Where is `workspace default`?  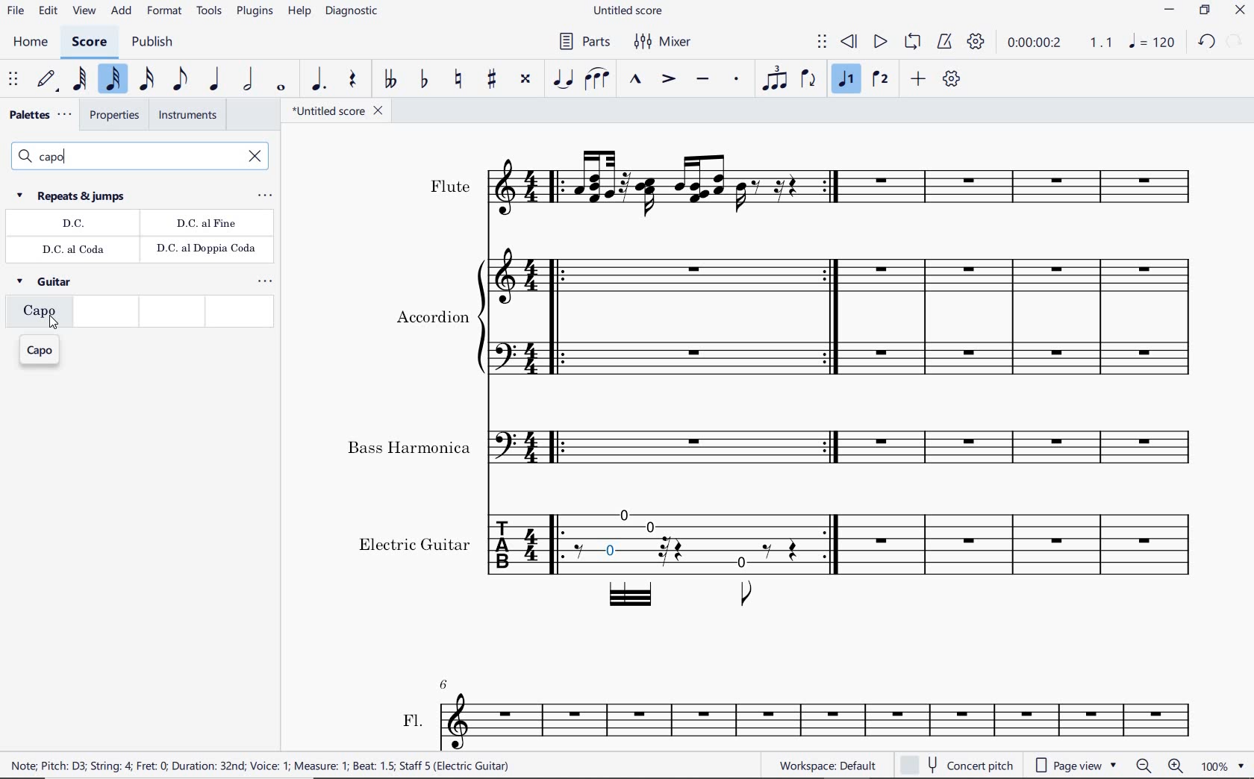
workspace default is located at coordinates (829, 765).